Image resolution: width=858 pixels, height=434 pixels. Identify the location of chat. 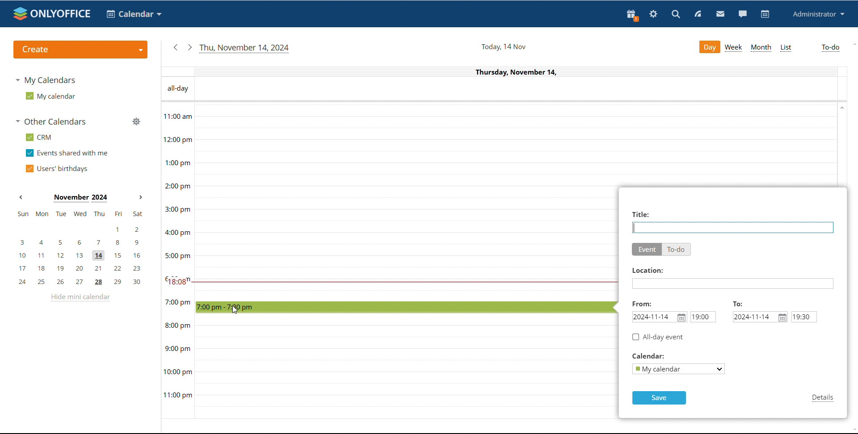
(742, 14).